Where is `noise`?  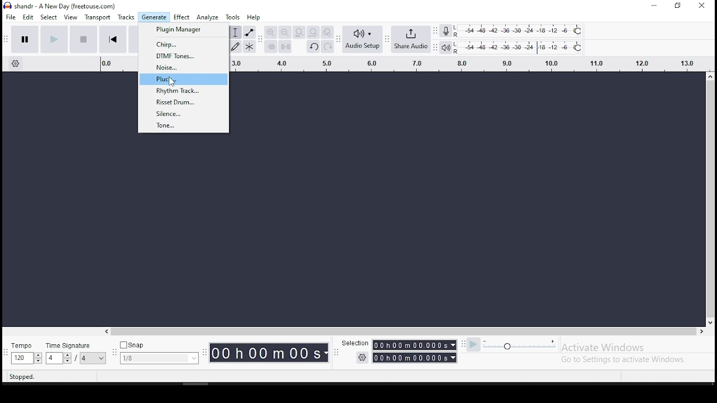
noise is located at coordinates (185, 67).